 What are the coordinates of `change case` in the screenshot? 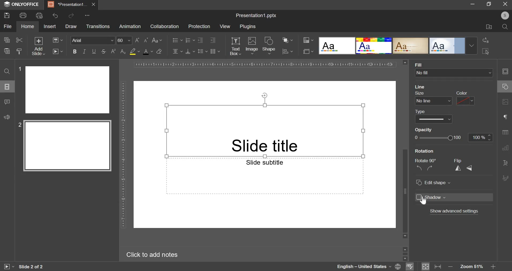 It's located at (157, 40).